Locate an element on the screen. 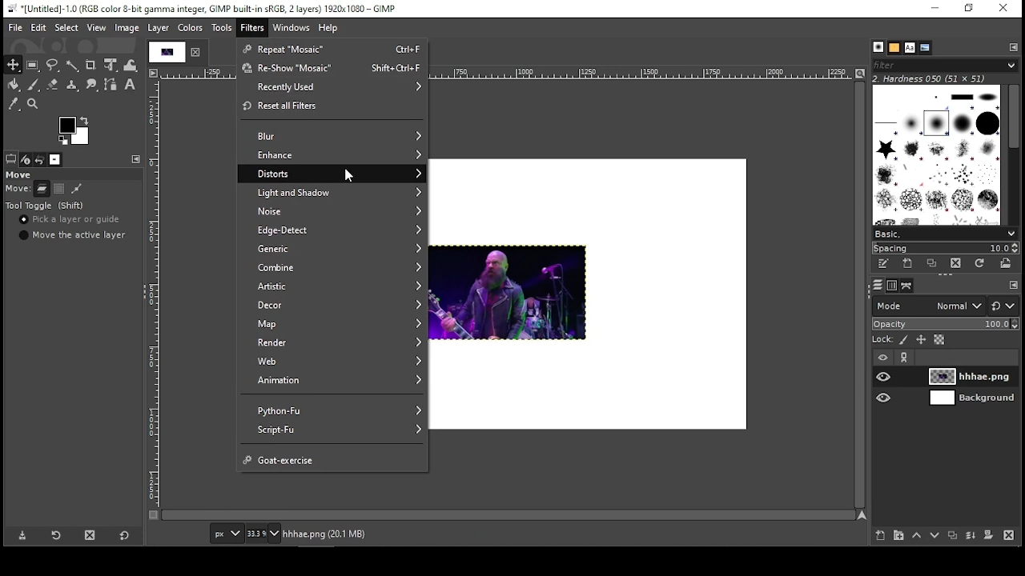 The width and height of the screenshot is (1025, 576). move tool is located at coordinates (14, 63).